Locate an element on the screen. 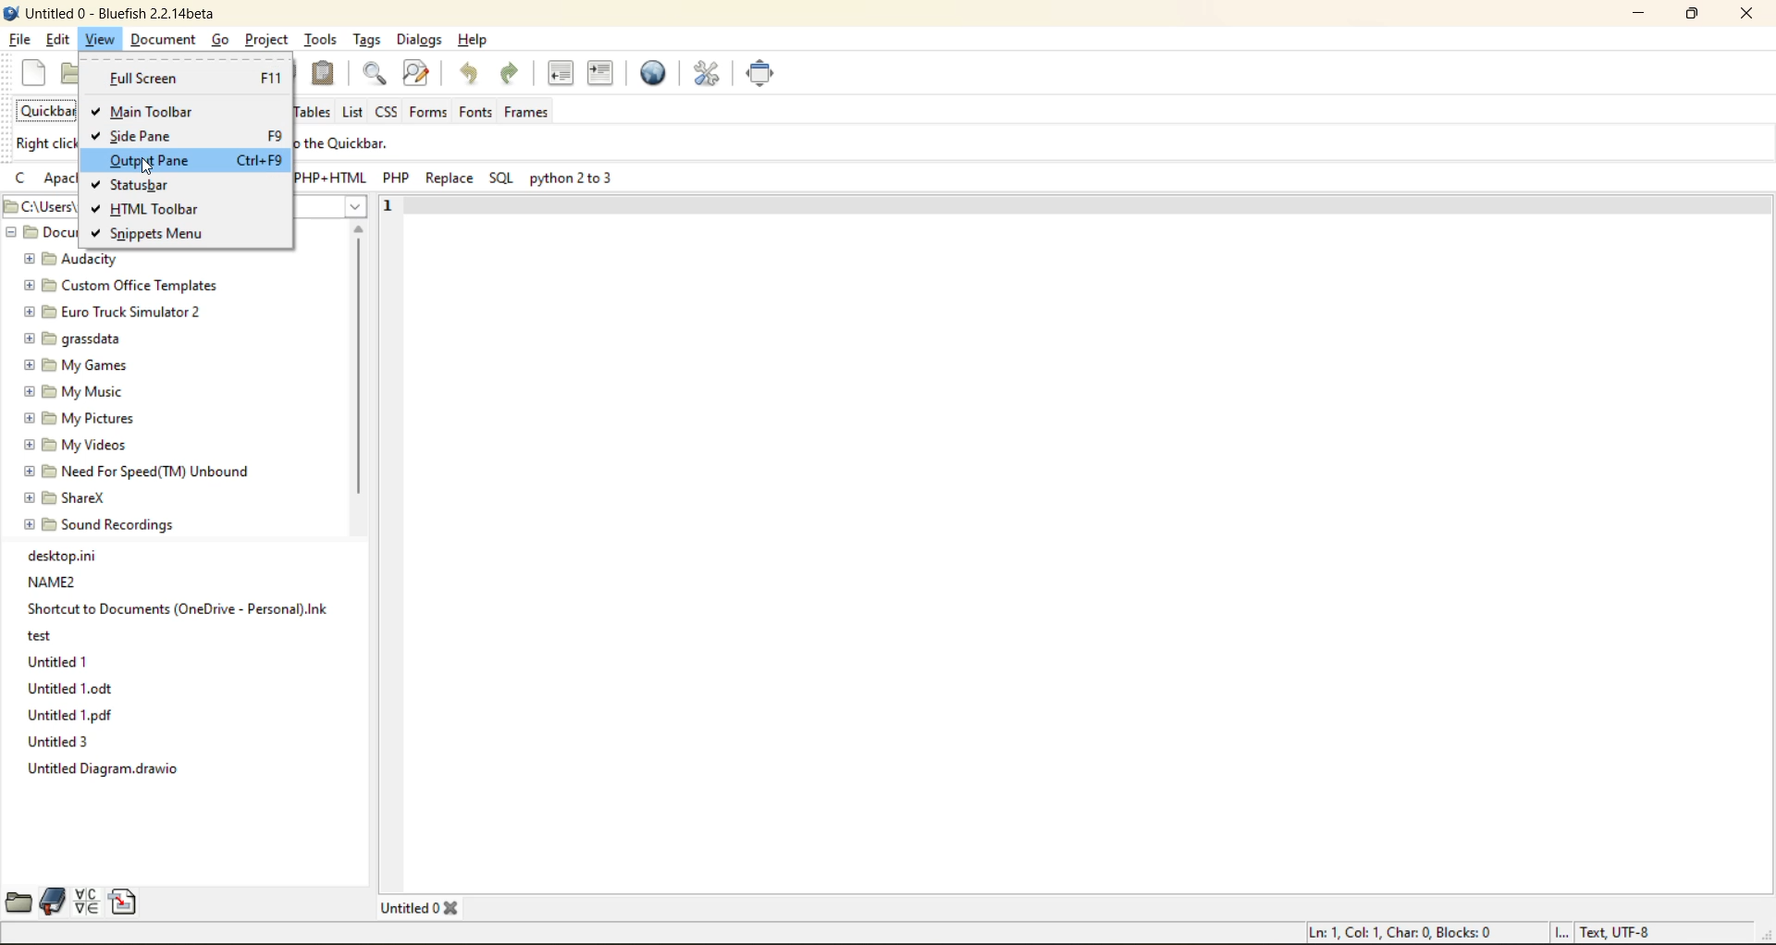 The image size is (1776, 945). My Games is located at coordinates (73, 362).